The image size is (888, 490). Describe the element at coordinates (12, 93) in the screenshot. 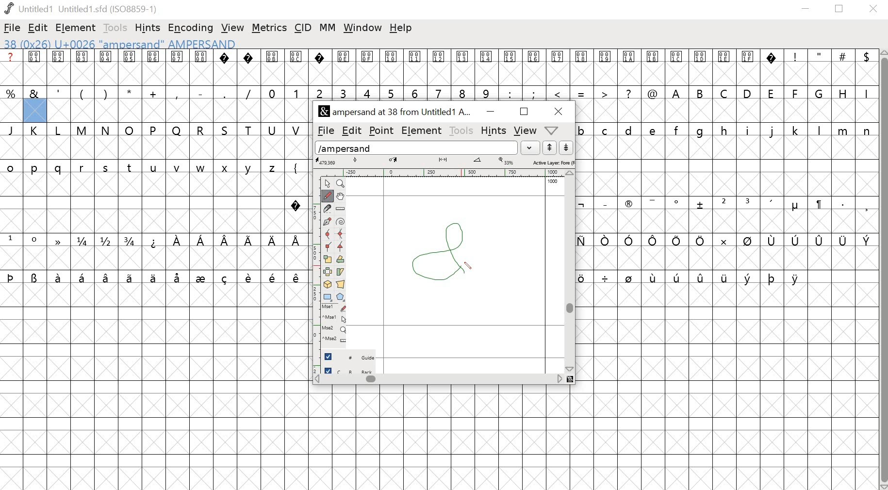

I see `%` at that location.